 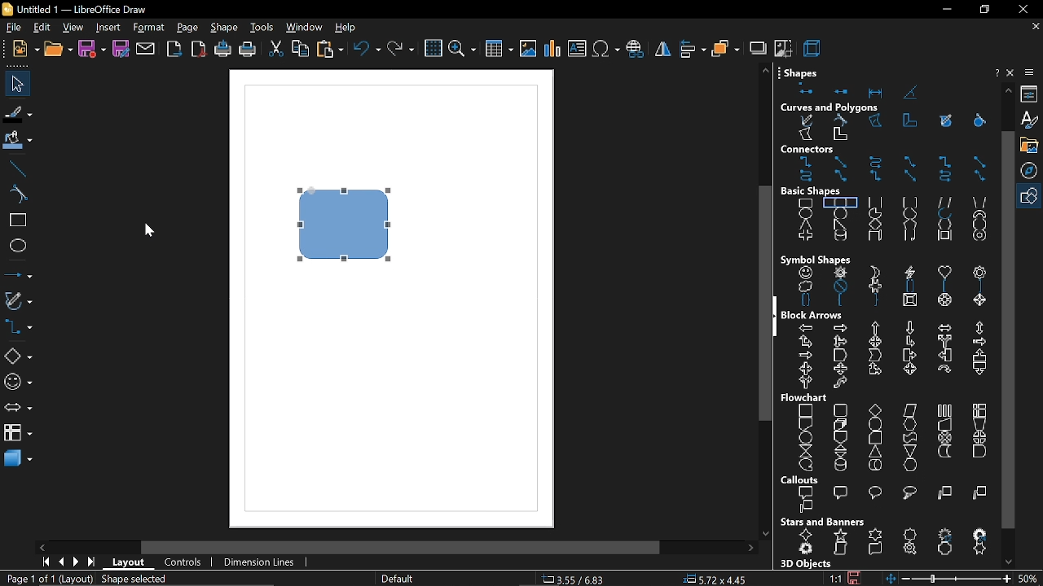 What do you see at coordinates (42, 28) in the screenshot?
I see `edit` at bounding box center [42, 28].